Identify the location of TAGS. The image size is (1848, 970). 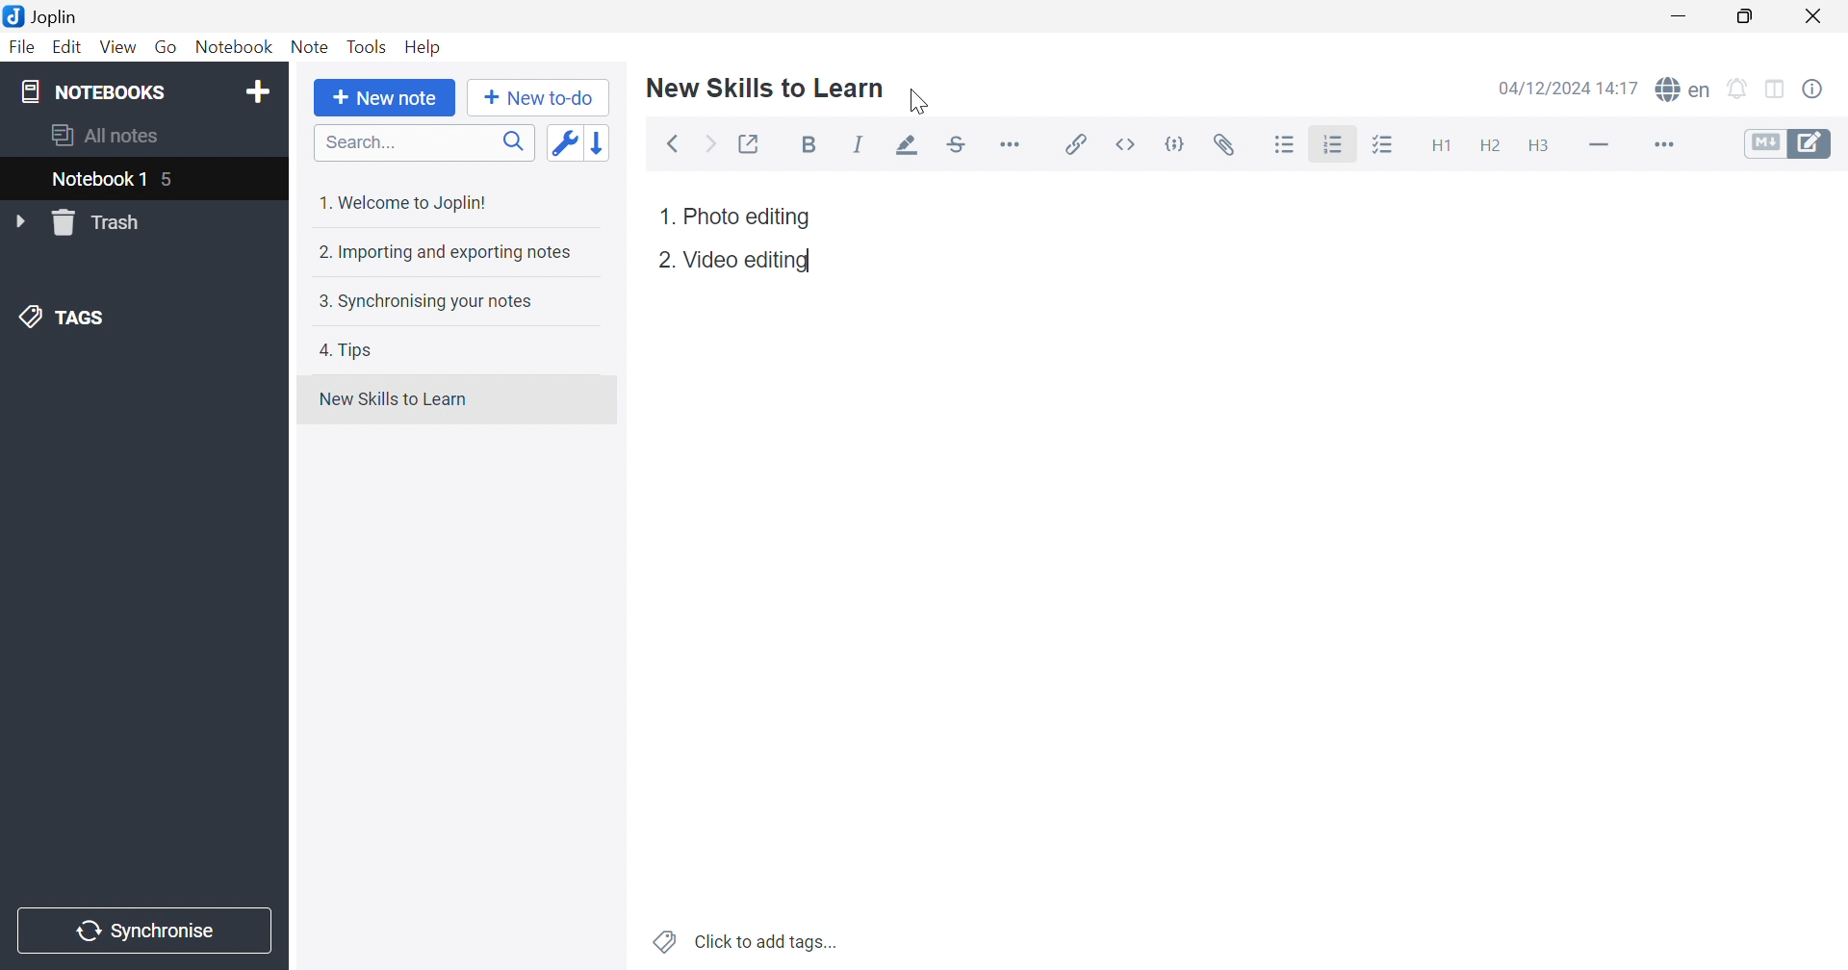
(66, 315).